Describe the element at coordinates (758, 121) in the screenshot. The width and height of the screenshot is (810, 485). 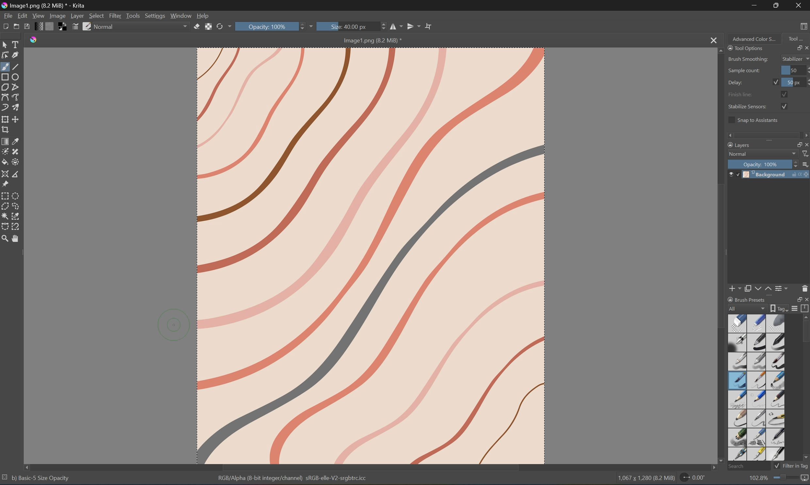
I see `Snap to assistants` at that location.